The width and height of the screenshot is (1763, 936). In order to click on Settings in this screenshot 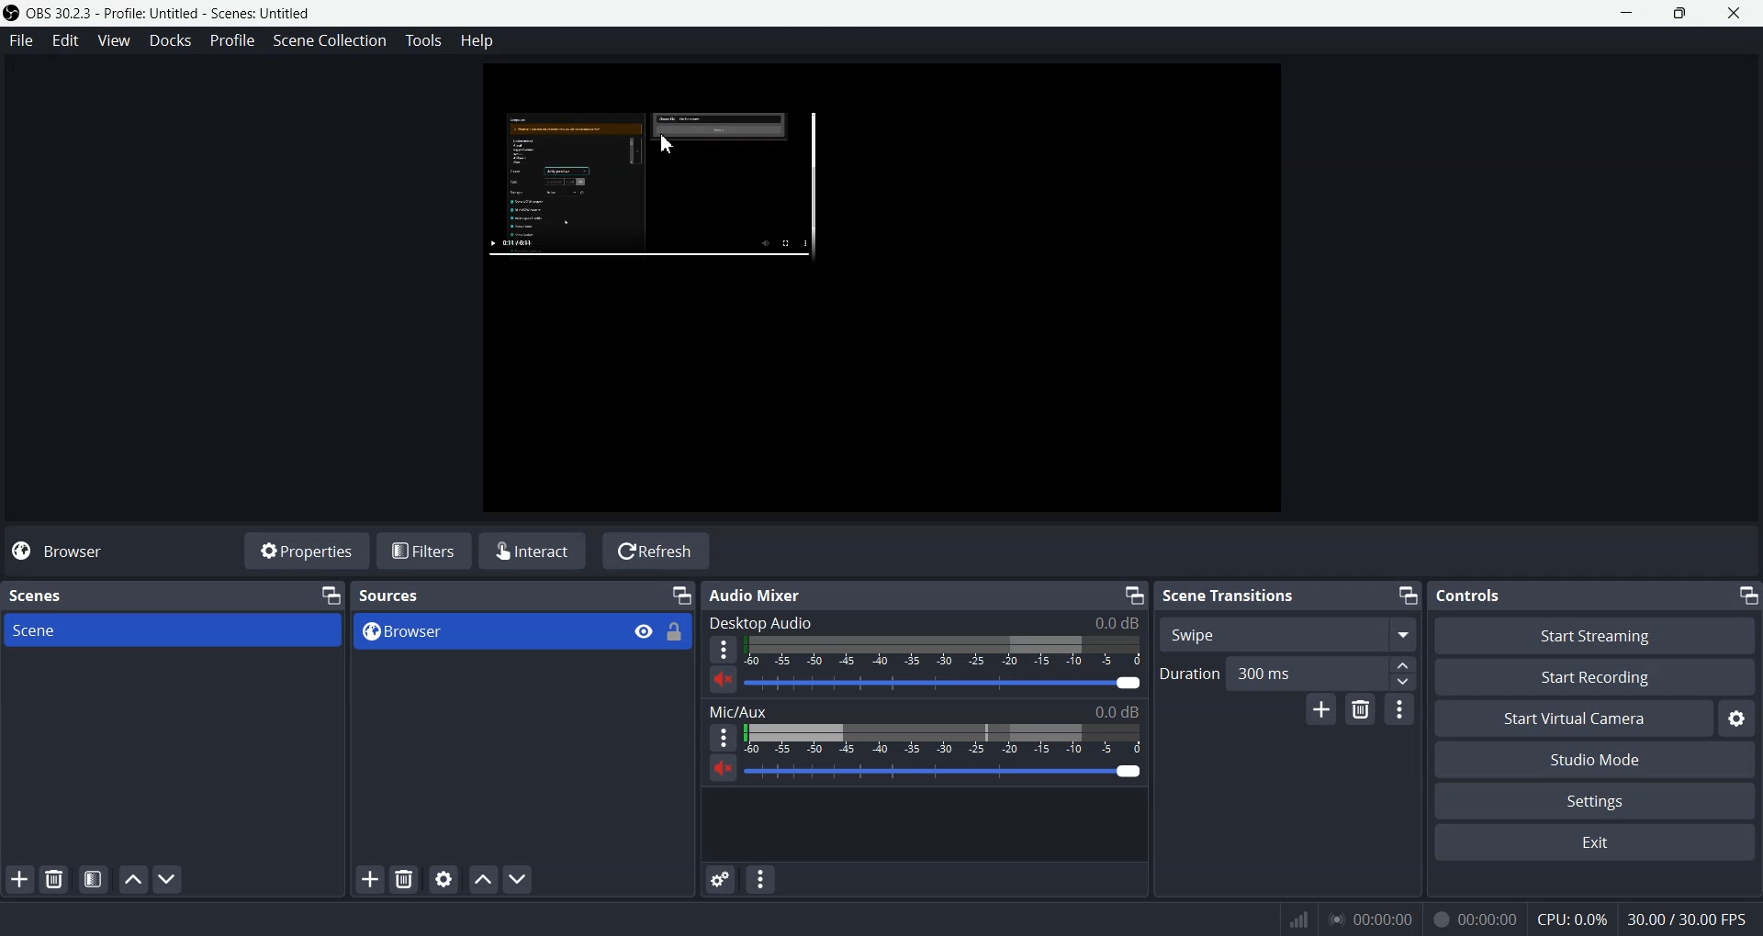, I will do `click(1736, 719)`.